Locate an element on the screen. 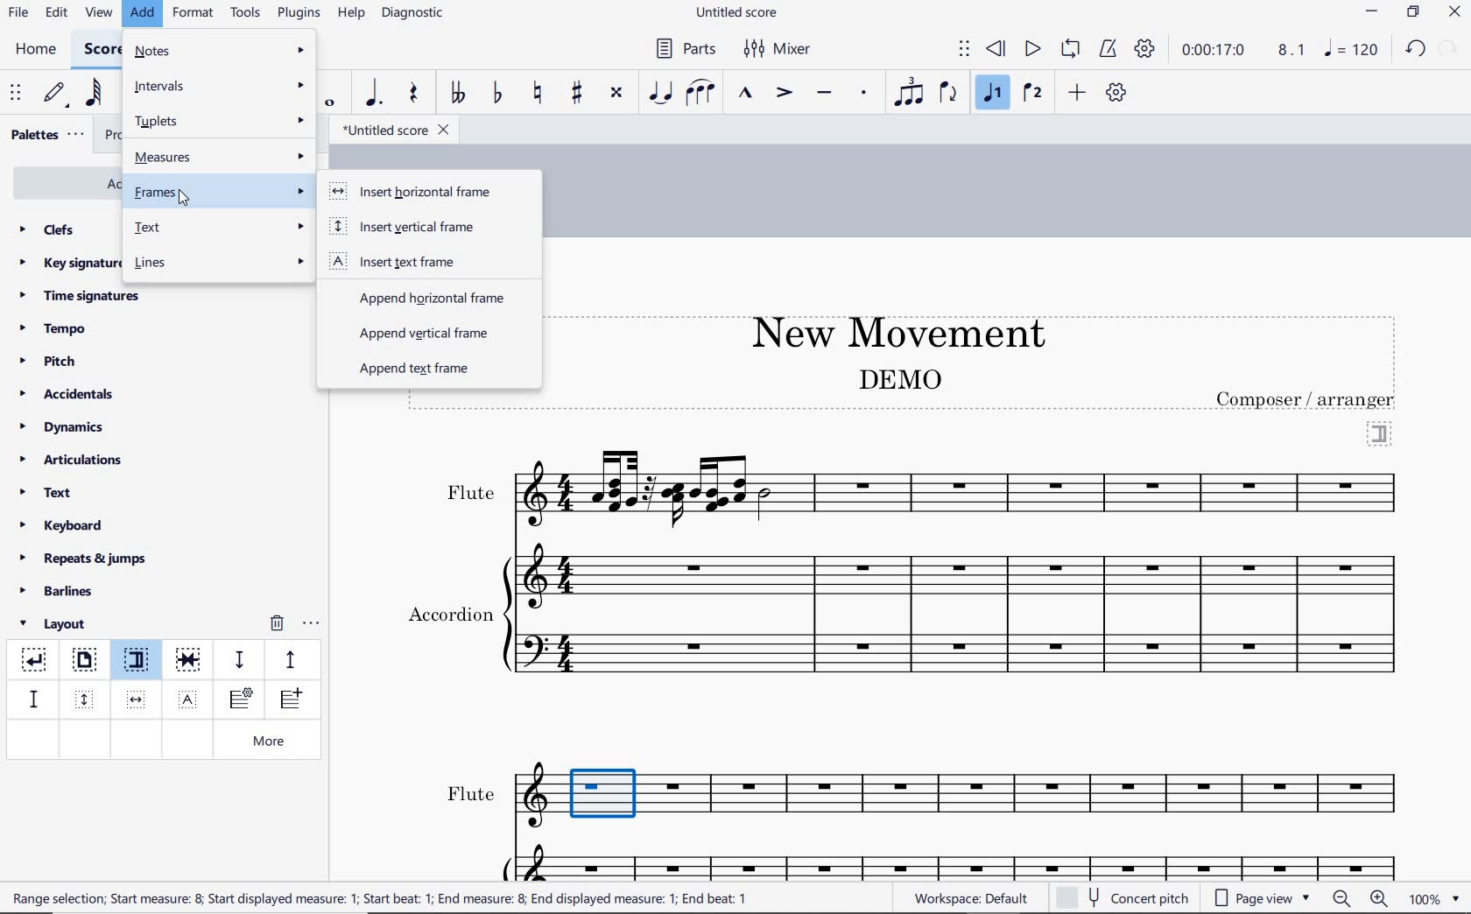 The height and width of the screenshot is (914, 1471). tempo is located at coordinates (58, 327).